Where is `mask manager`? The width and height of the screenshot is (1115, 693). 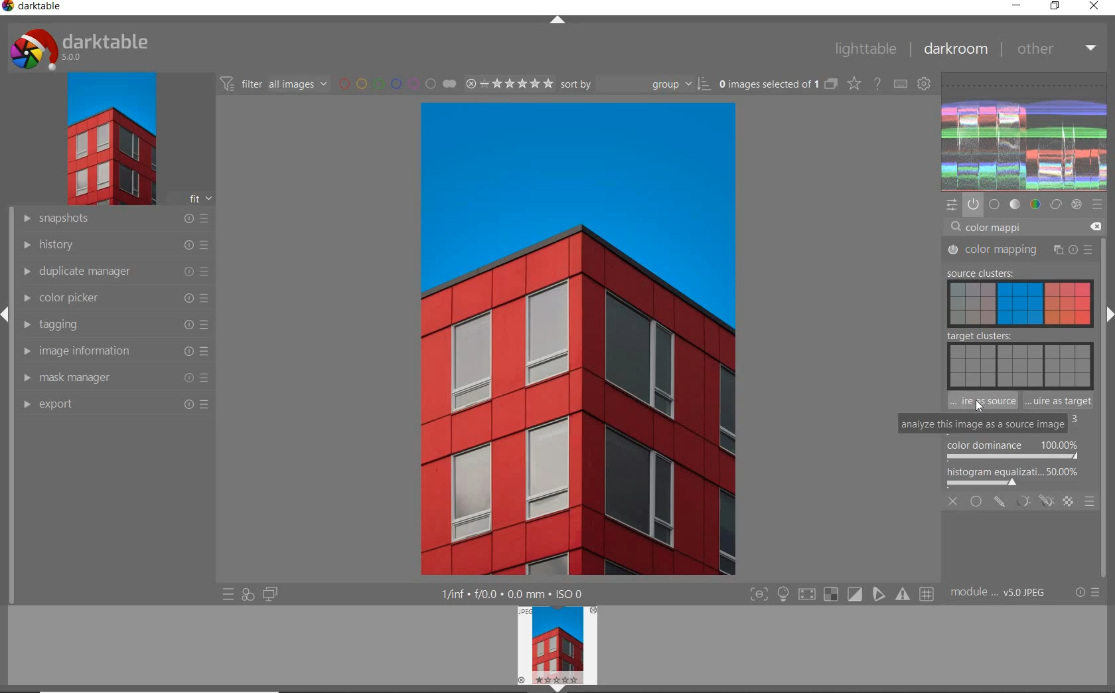 mask manager is located at coordinates (116, 378).